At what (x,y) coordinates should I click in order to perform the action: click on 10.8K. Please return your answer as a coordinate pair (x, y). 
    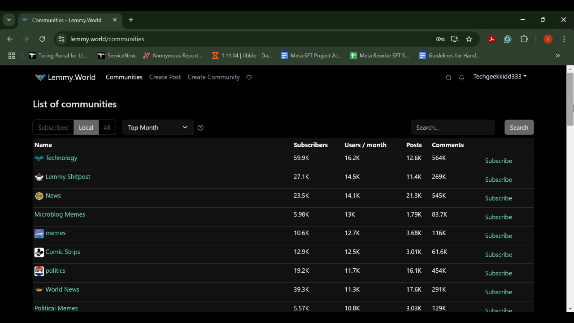
    Looking at the image, I should click on (352, 309).